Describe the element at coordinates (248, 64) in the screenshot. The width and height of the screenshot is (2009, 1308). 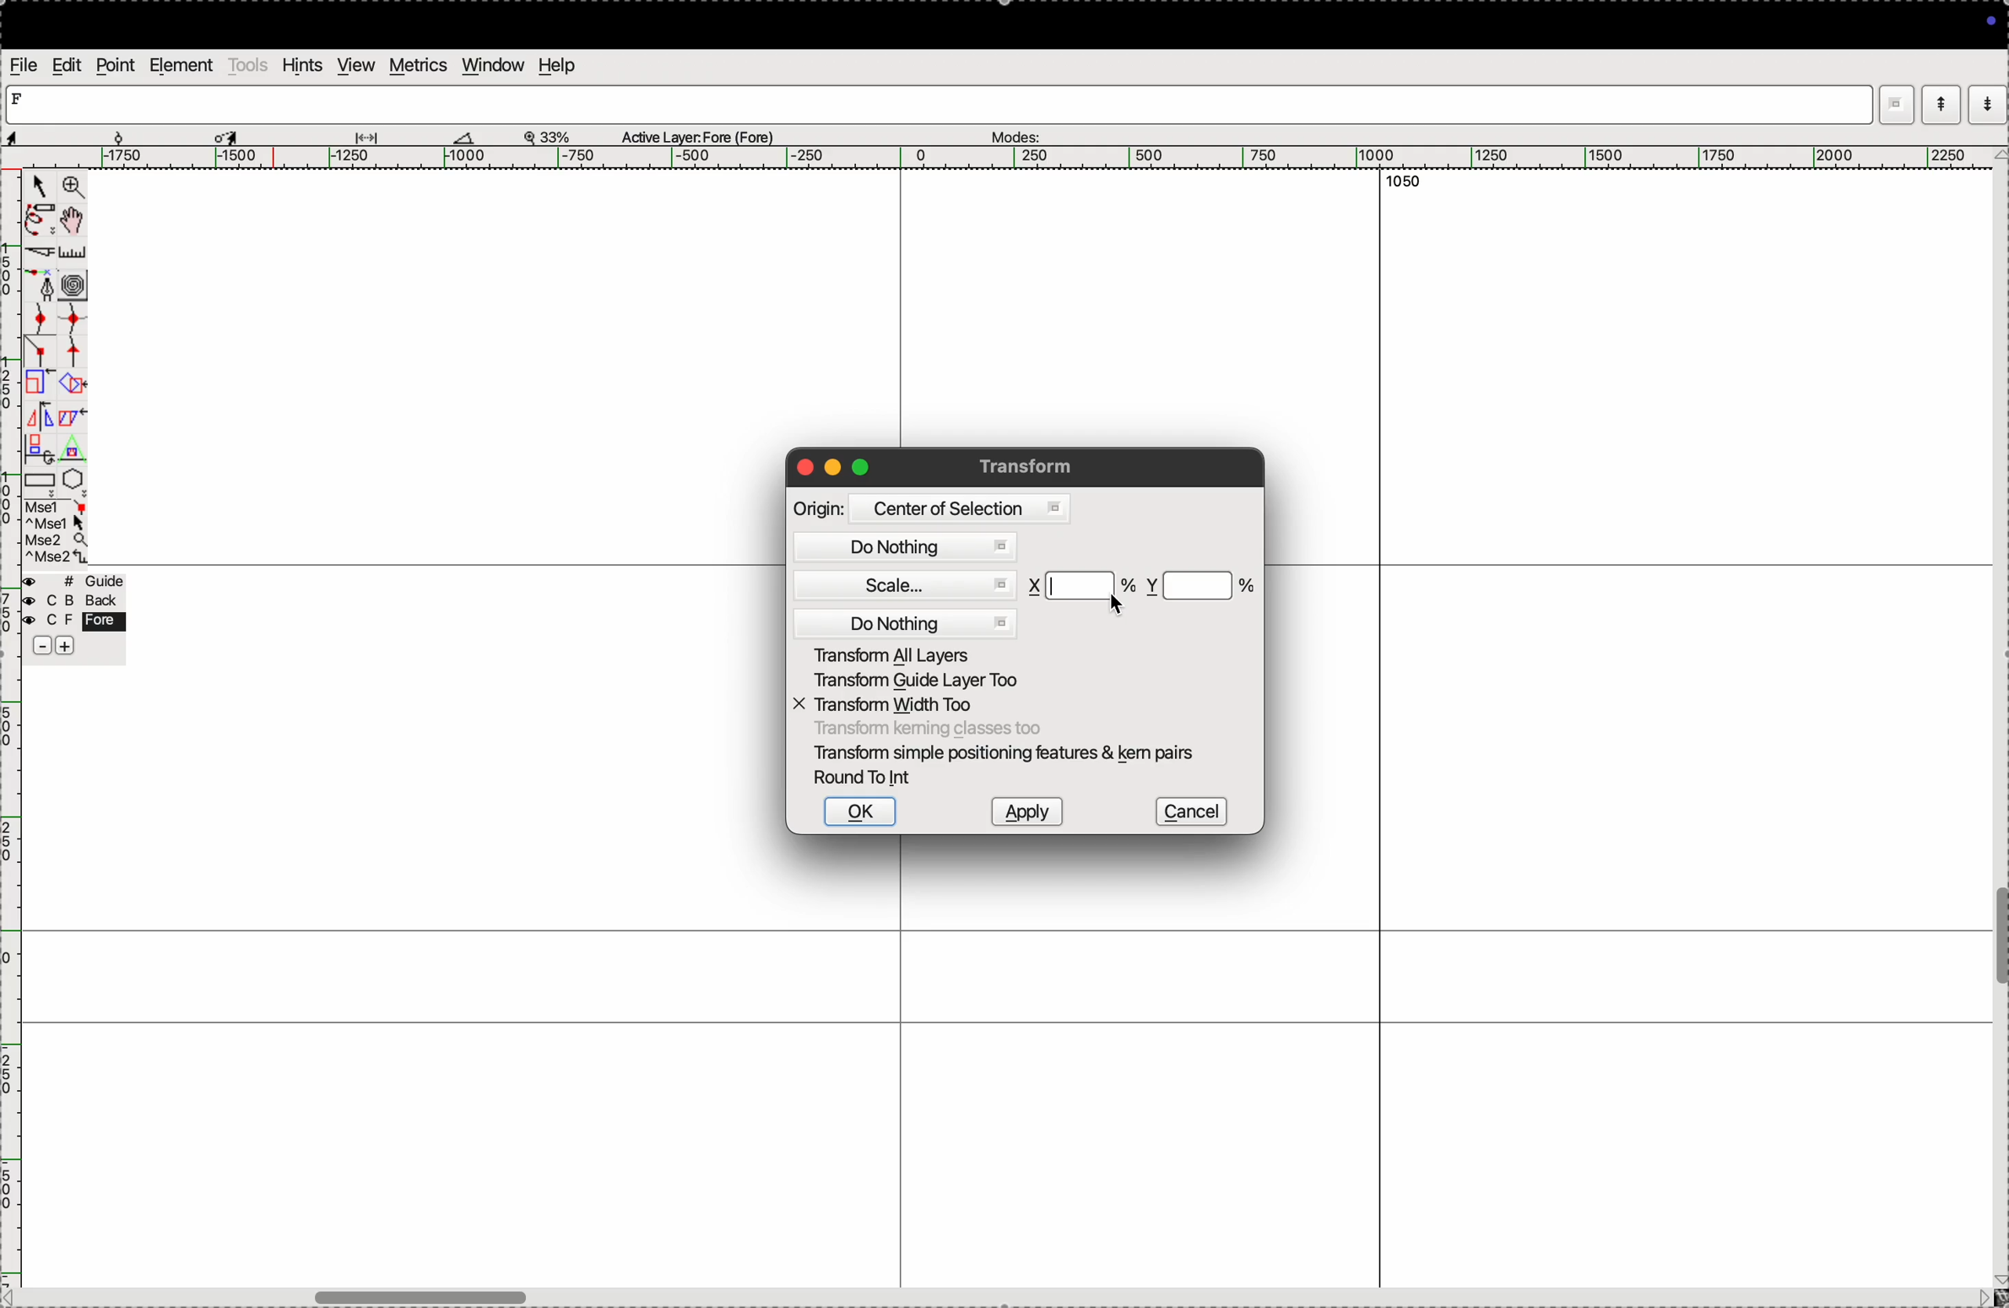
I see `tools` at that location.